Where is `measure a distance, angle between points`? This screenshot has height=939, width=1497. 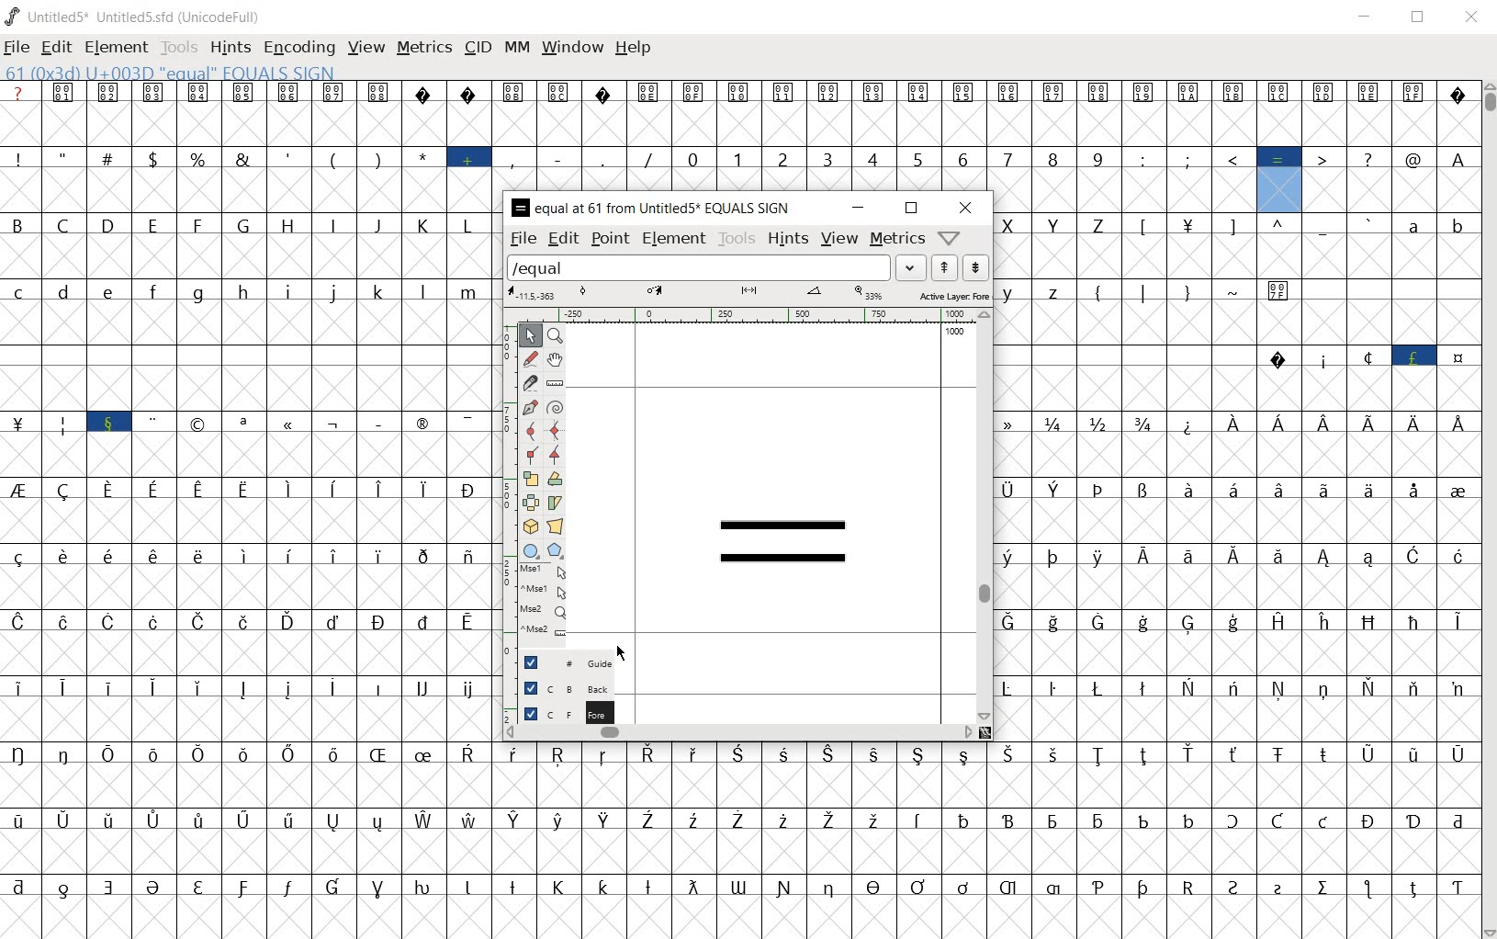 measure a distance, angle between points is located at coordinates (557, 382).